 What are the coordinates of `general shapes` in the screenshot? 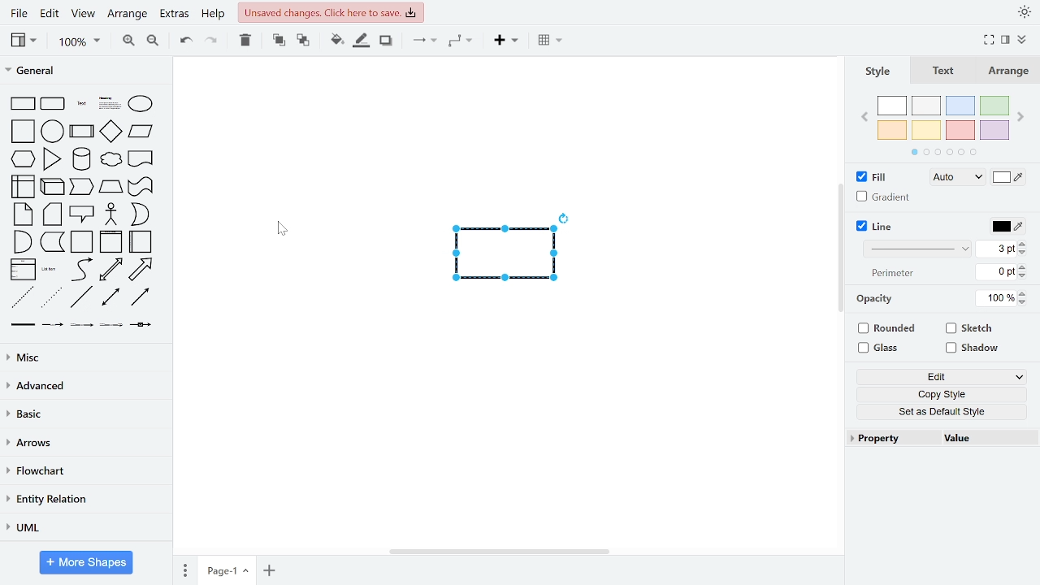 It's located at (80, 158).